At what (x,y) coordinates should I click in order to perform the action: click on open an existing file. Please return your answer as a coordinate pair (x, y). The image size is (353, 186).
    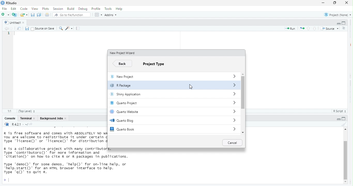
    Looking at the image, I should click on (24, 14).